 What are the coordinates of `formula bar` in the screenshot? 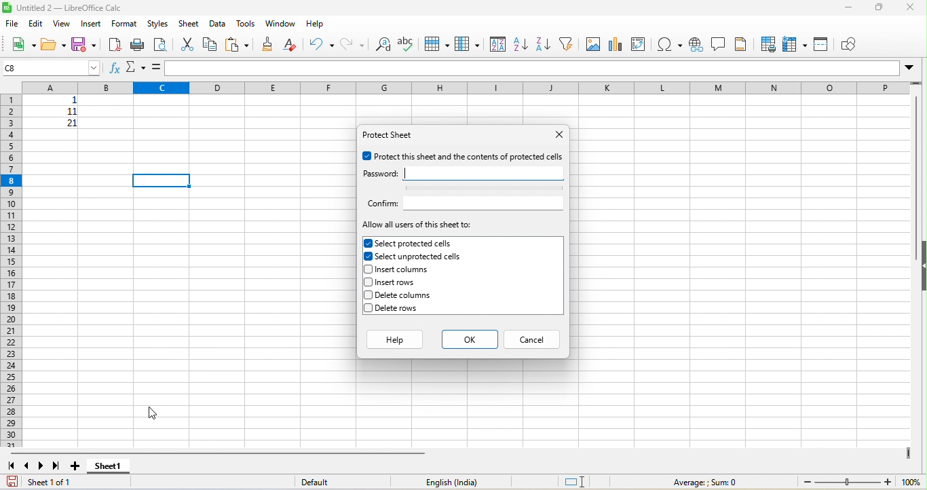 It's located at (541, 69).